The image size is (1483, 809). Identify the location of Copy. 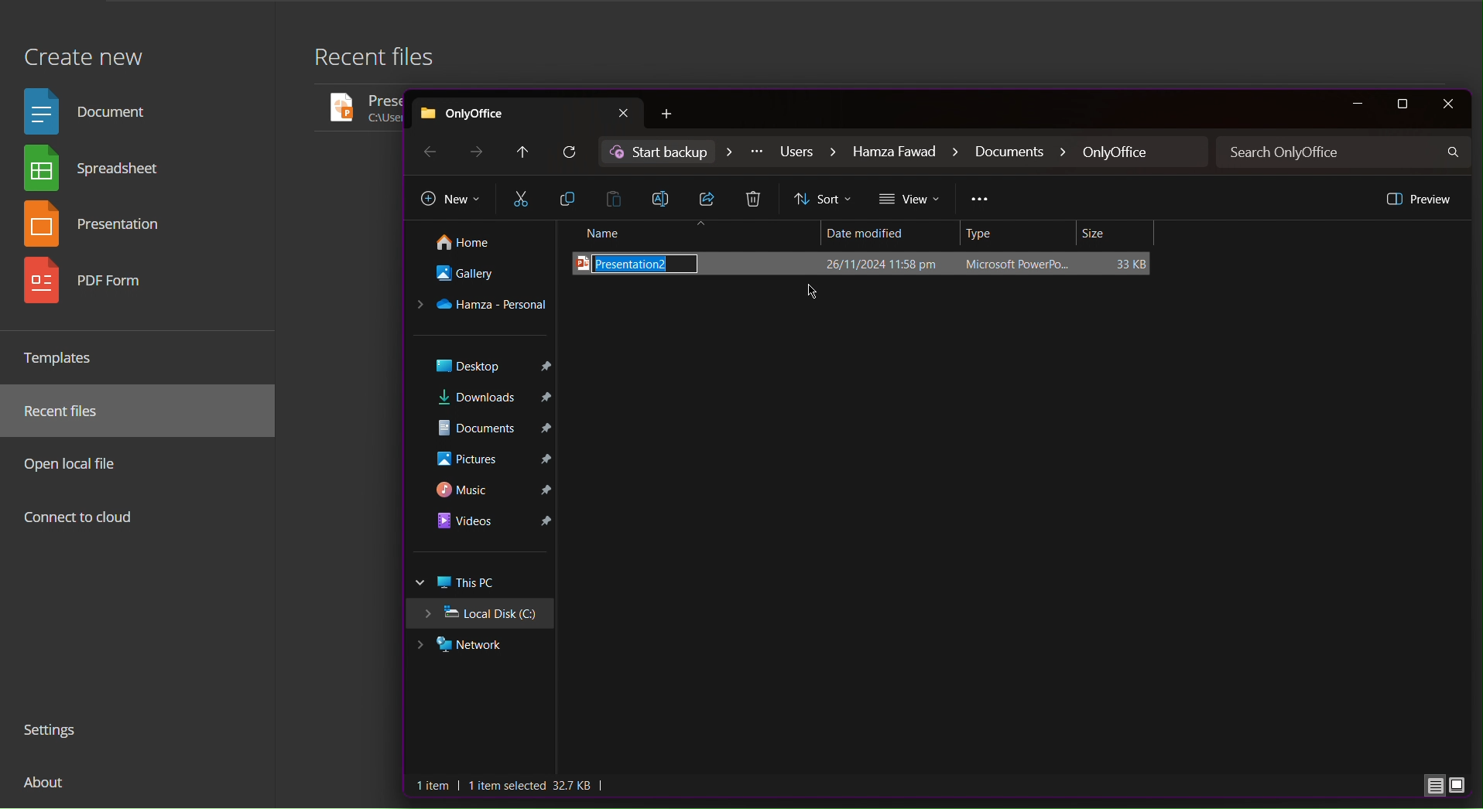
(569, 199).